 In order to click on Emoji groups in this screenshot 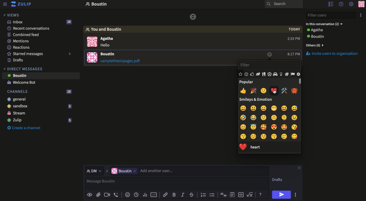, I will do `click(269, 74)`.